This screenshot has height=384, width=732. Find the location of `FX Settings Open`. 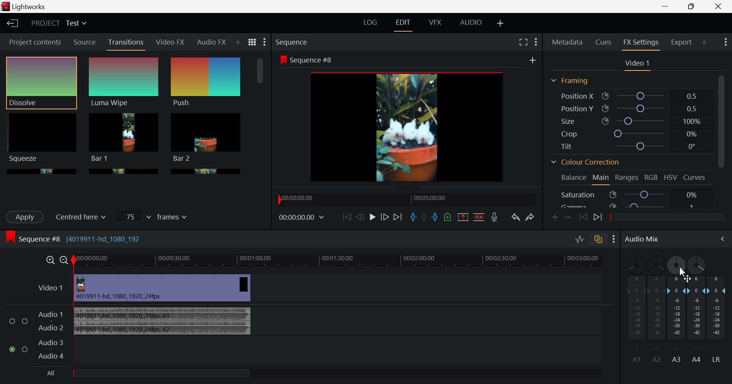

FX Settings Open is located at coordinates (642, 43).